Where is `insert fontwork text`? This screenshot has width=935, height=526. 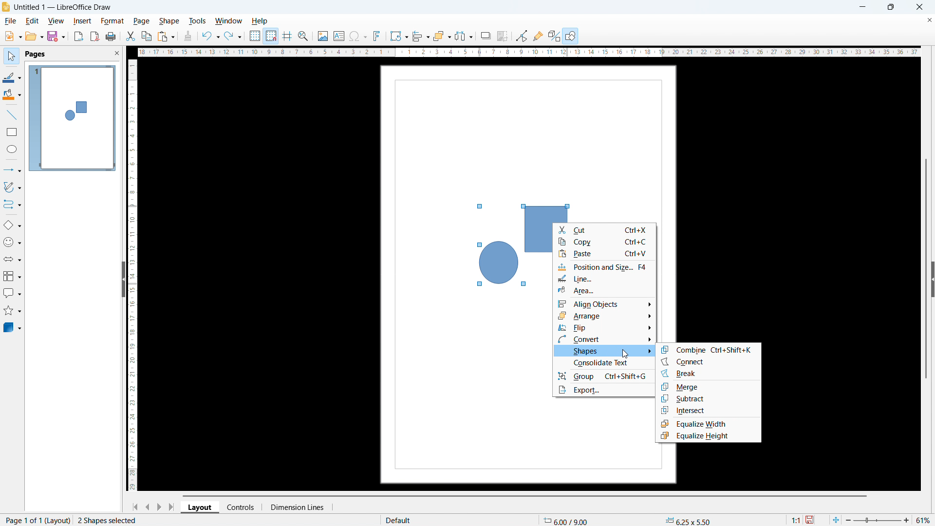
insert fontwork text is located at coordinates (377, 37).